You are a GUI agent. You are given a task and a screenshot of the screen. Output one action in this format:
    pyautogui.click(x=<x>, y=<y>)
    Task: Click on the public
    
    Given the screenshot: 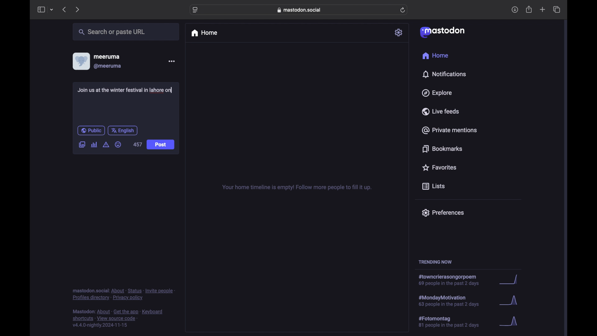 What is the action you would take?
    pyautogui.click(x=91, y=130)
    